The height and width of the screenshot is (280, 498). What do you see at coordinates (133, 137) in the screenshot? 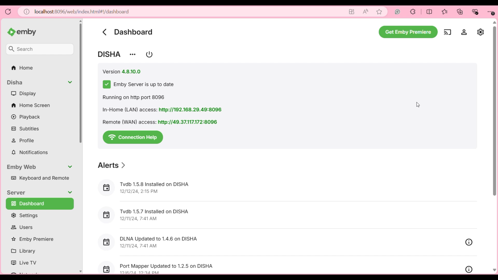
I see `Connection help` at bounding box center [133, 137].